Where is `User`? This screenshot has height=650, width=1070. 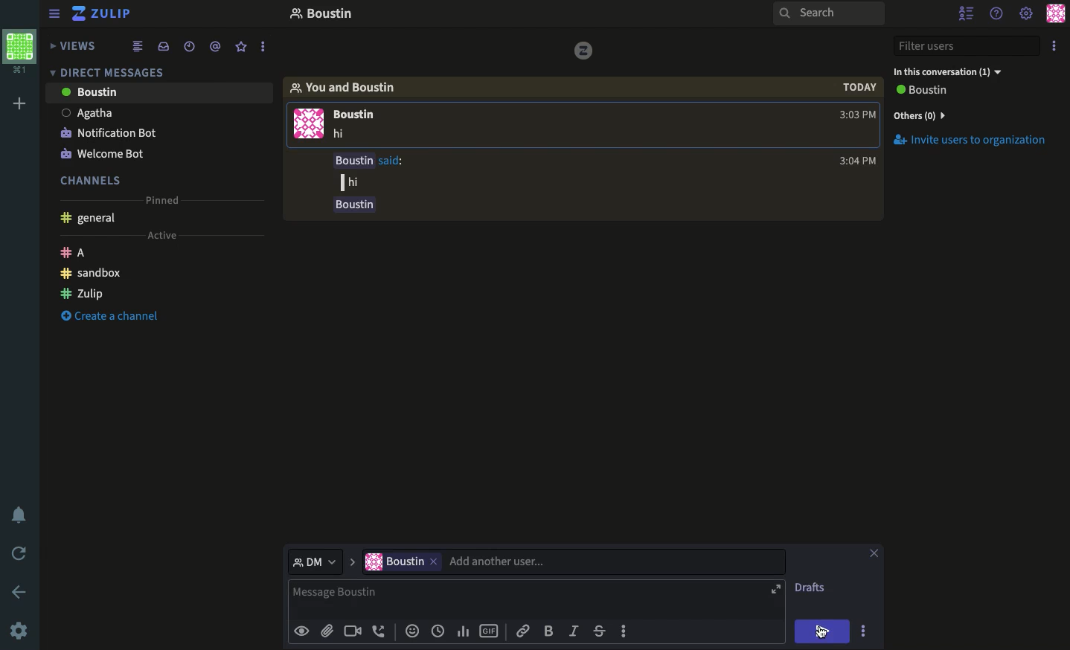
User is located at coordinates (157, 111).